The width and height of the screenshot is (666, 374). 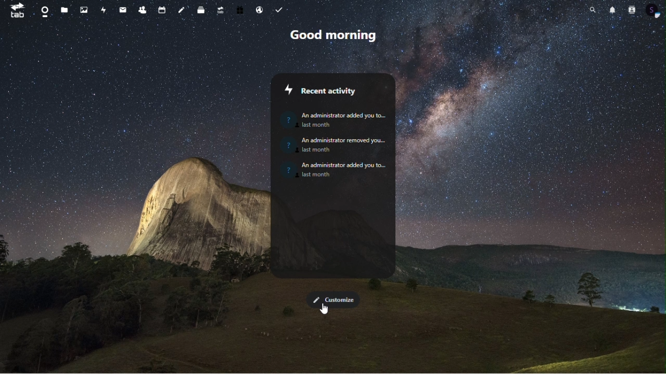 I want to click on notification, so click(x=611, y=9).